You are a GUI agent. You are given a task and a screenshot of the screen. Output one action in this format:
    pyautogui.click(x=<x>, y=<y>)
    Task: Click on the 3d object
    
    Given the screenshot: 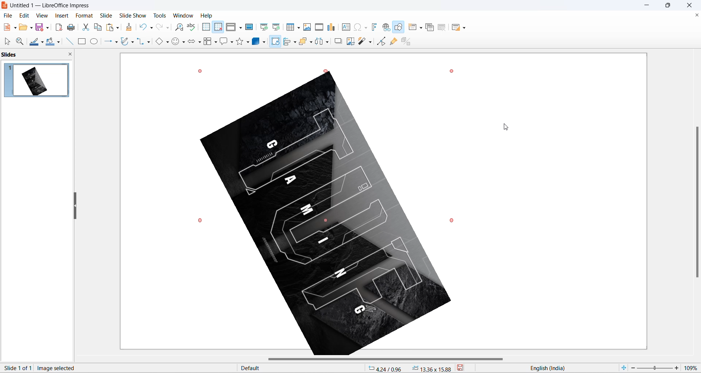 What is the action you would take?
    pyautogui.click(x=260, y=42)
    